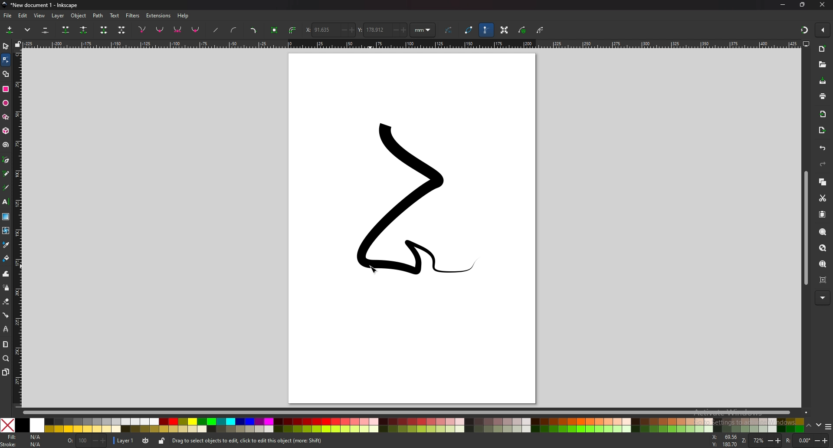 This screenshot has width=833, height=448. Describe the element at coordinates (818, 426) in the screenshot. I see `down` at that location.